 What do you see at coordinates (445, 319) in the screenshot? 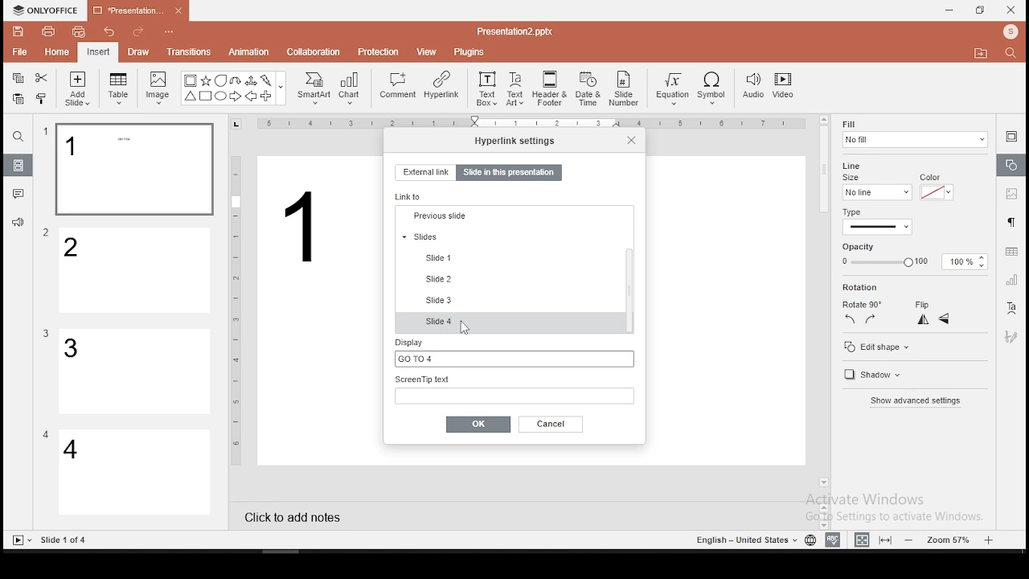
I see ` slide 1` at bounding box center [445, 319].